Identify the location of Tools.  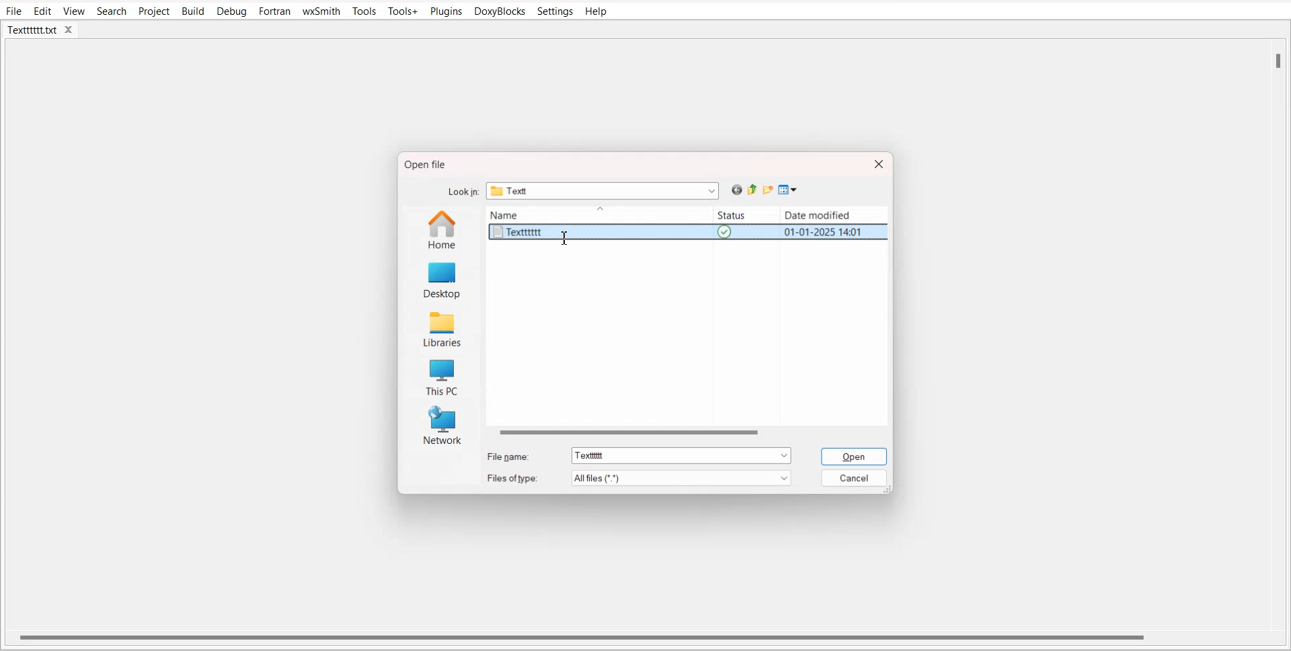
(364, 11).